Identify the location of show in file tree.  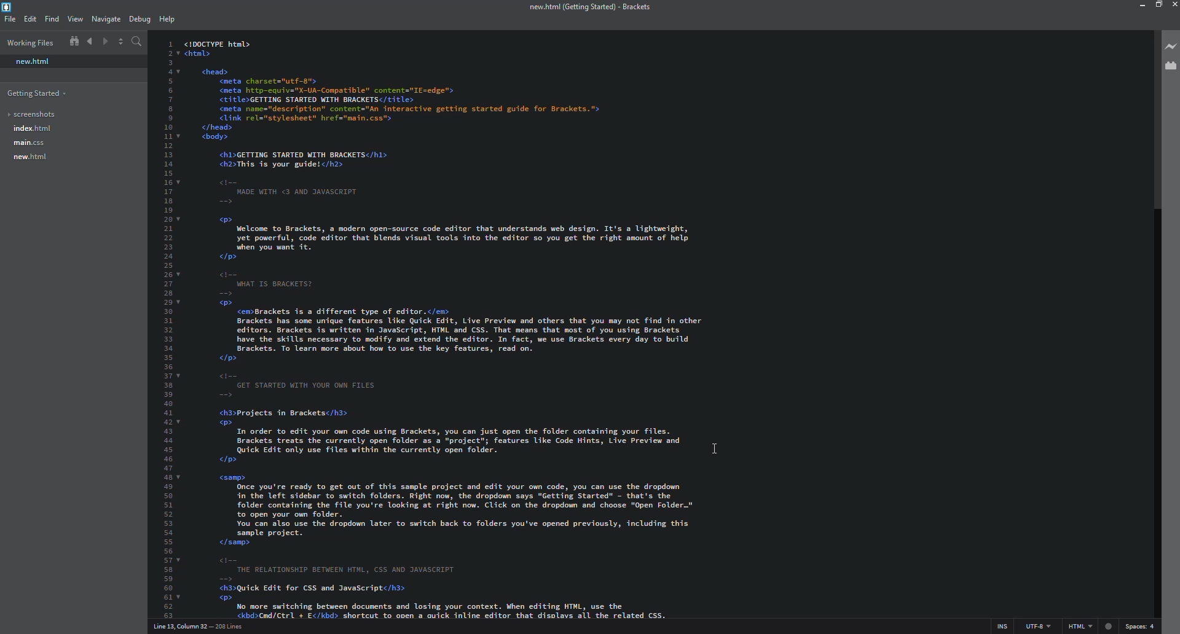
(73, 41).